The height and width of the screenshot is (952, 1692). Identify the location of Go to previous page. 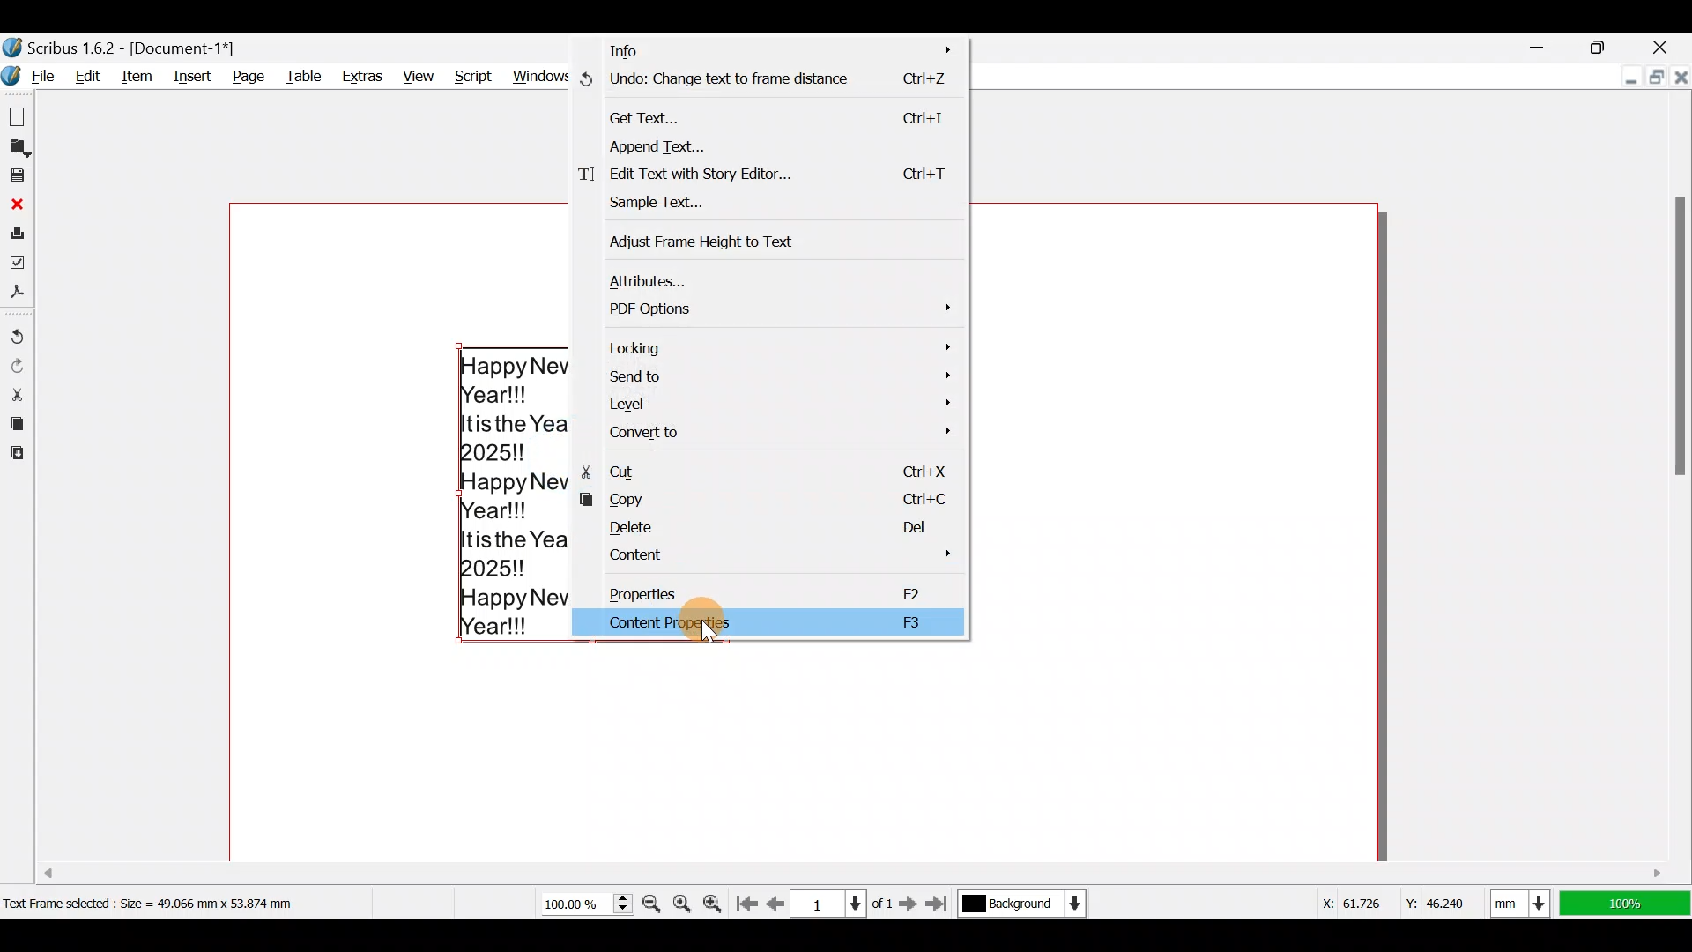
(776, 900).